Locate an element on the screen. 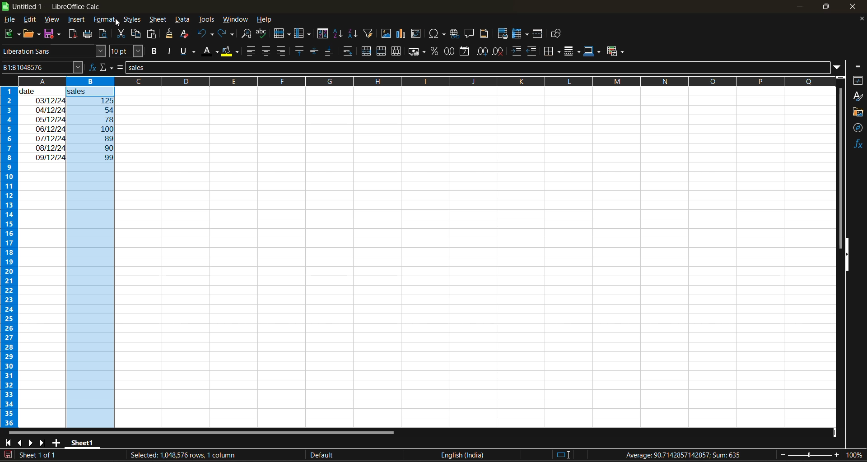 This screenshot has height=462, width=867. border color is located at coordinates (592, 51).